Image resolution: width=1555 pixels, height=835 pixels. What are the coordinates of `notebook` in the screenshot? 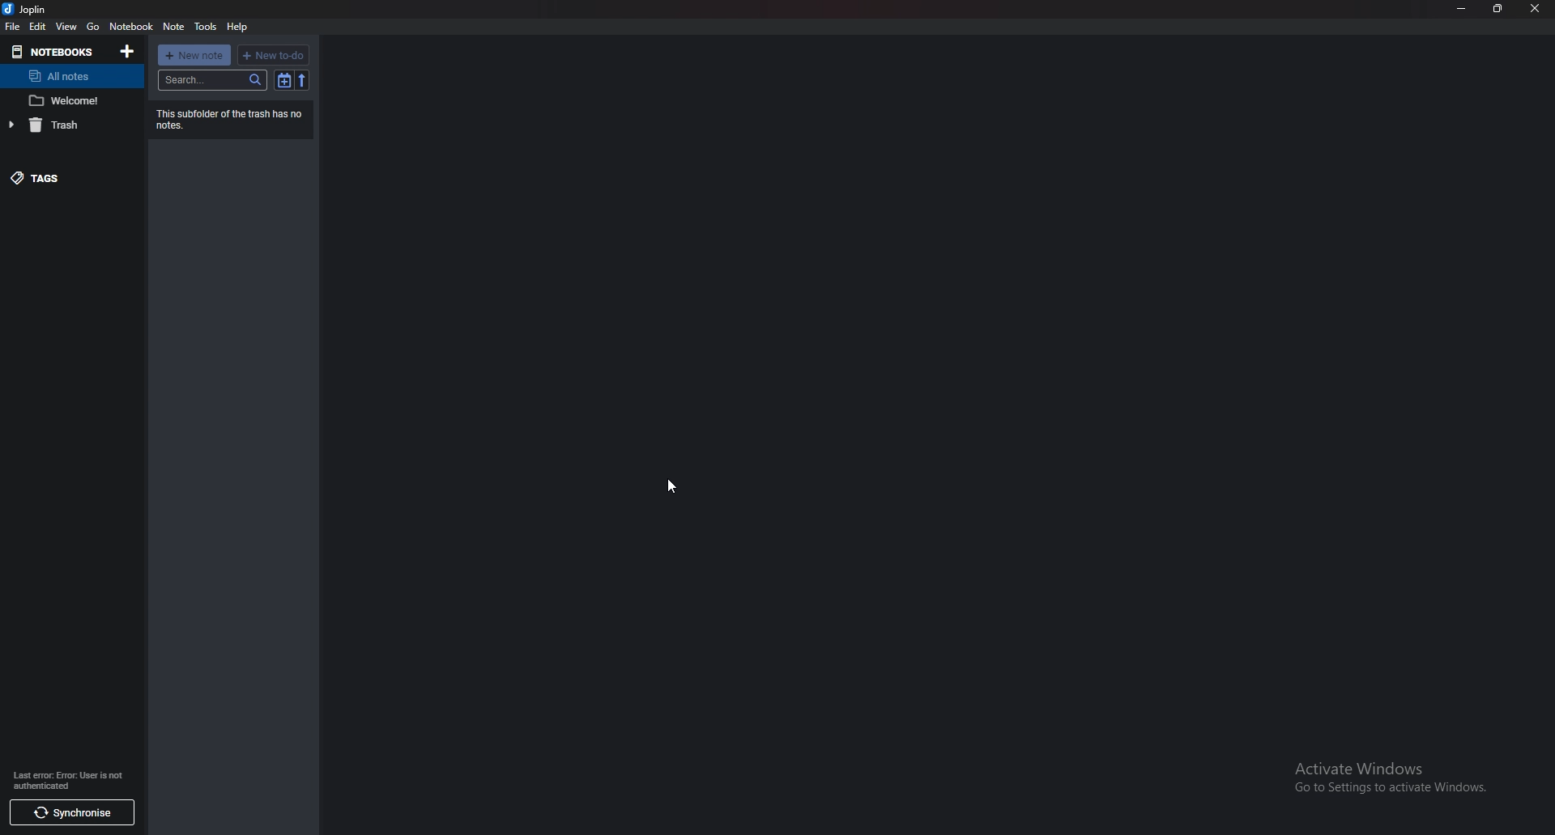 It's located at (133, 27).